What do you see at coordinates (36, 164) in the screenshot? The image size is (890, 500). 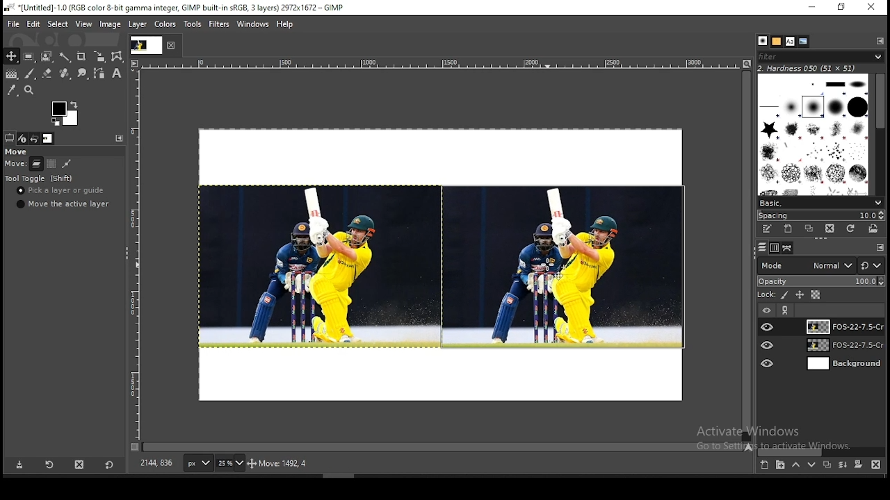 I see `move layer` at bounding box center [36, 164].